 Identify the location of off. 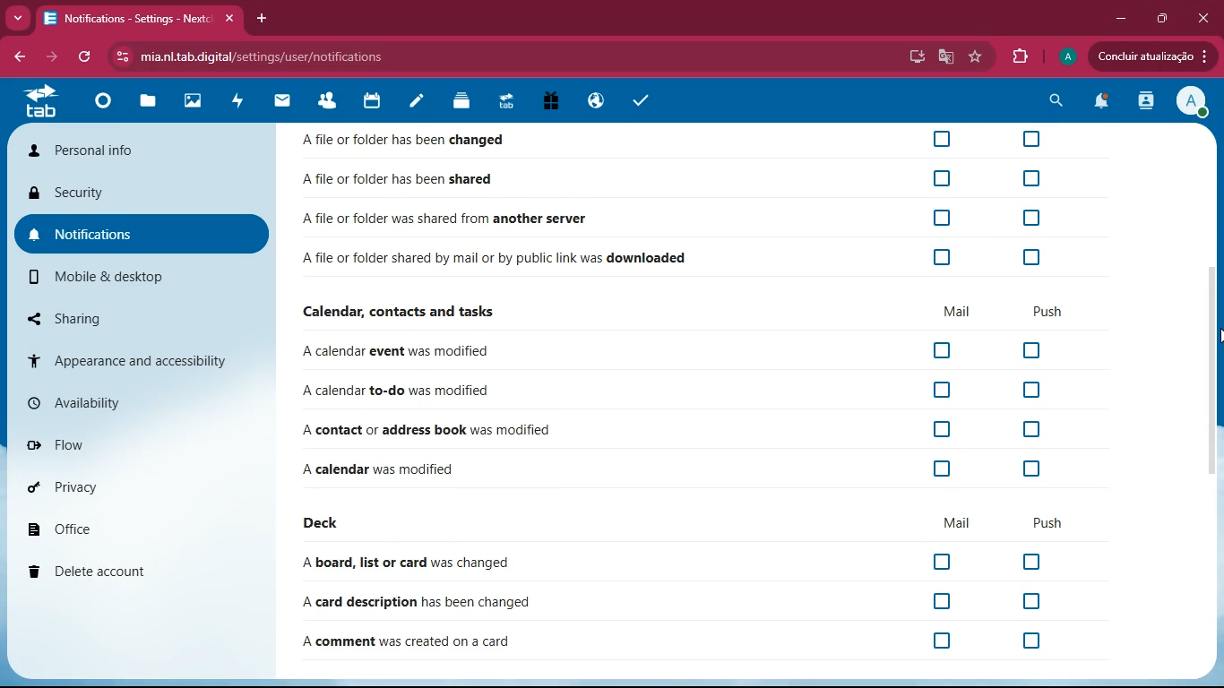
(1035, 642).